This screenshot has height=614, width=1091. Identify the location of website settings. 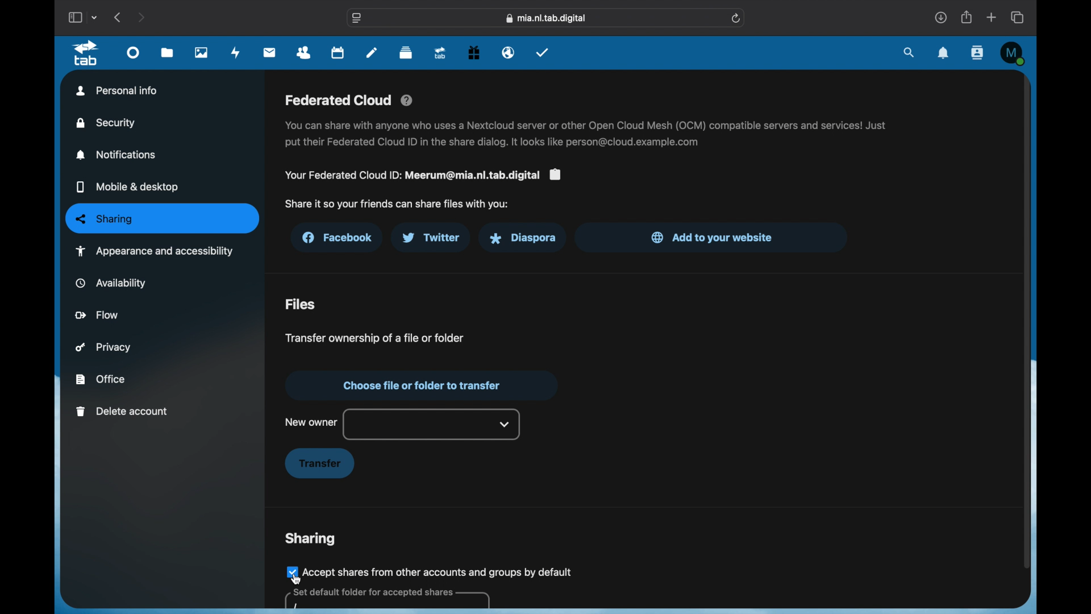
(357, 18).